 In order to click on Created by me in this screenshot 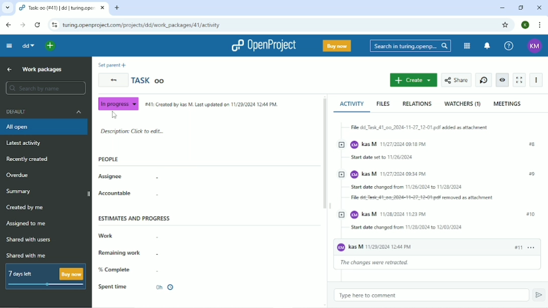, I will do `click(25, 208)`.